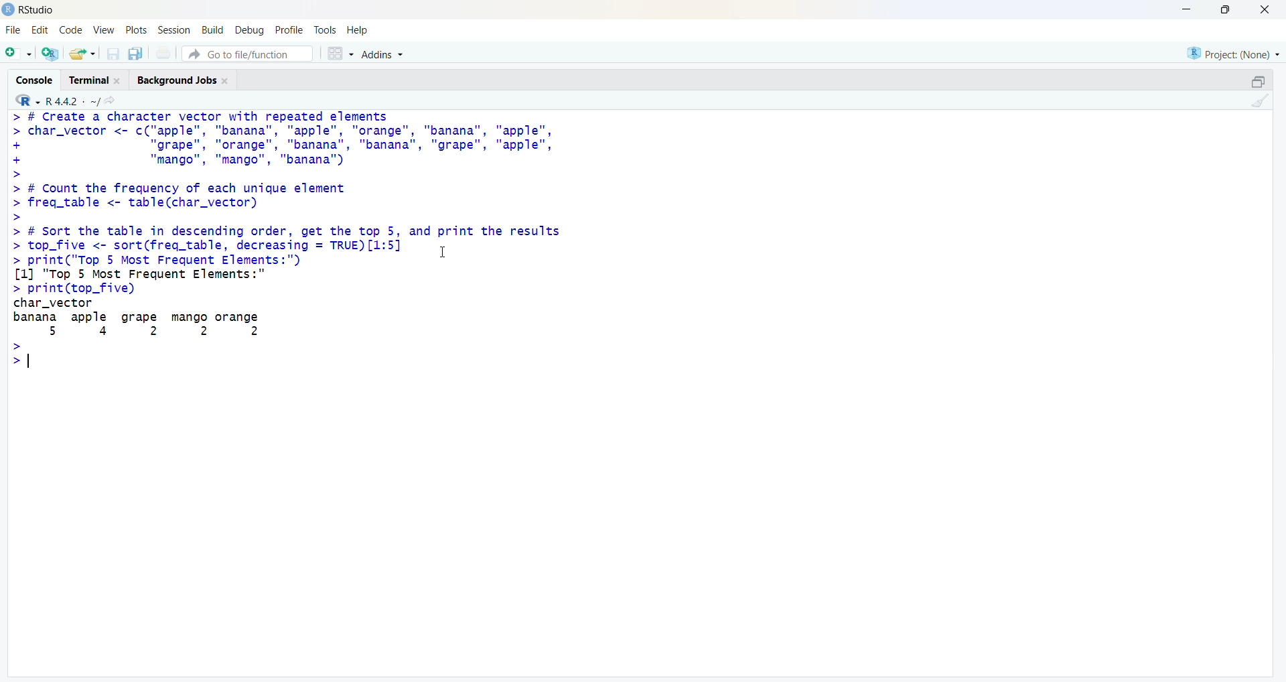 The height and width of the screenshot is (682, 1286). I want to click on Plots, so click(137, 31).